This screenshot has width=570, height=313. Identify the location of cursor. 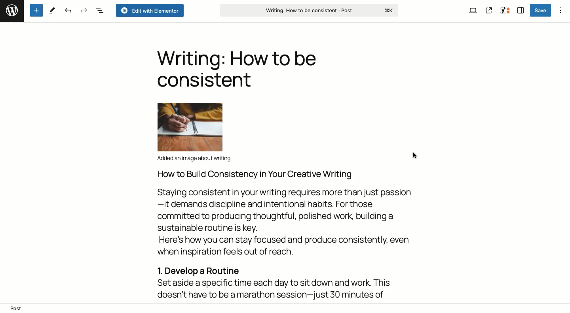
(413, 156).